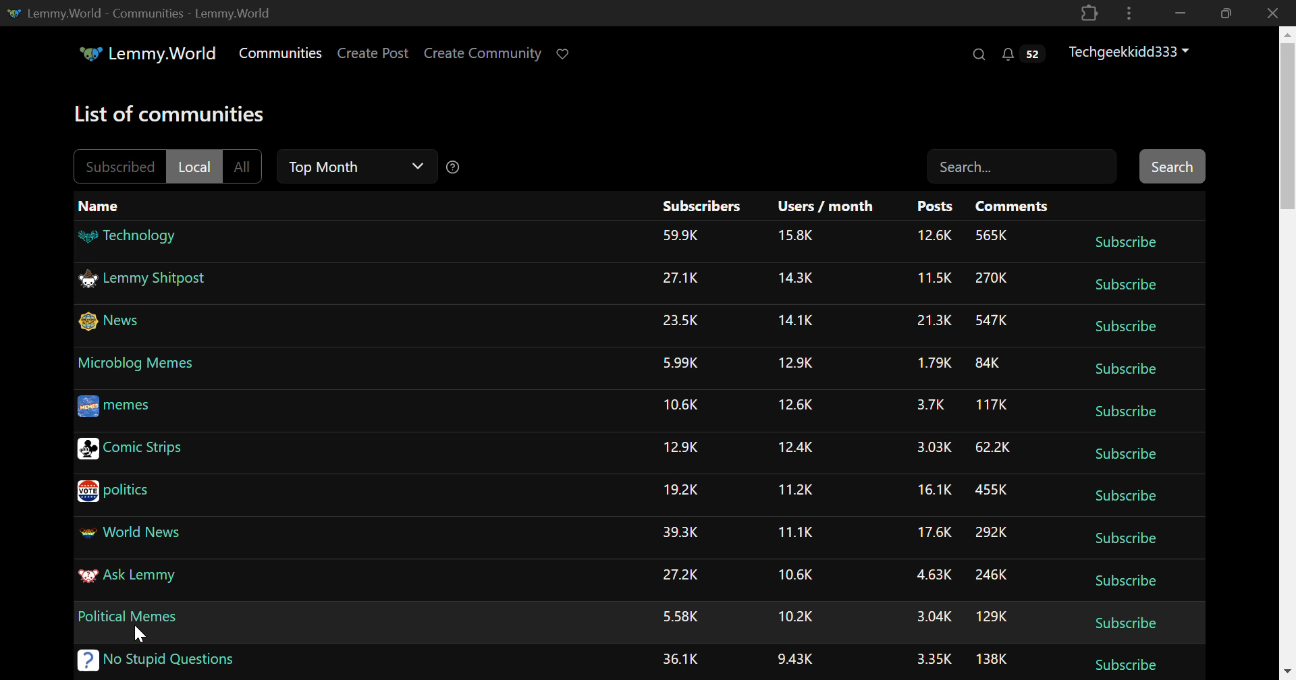  What do you see at coordinates (137, 367) in the screenshot?
I see `Microblog Memes` at bounding box center [137, 367].